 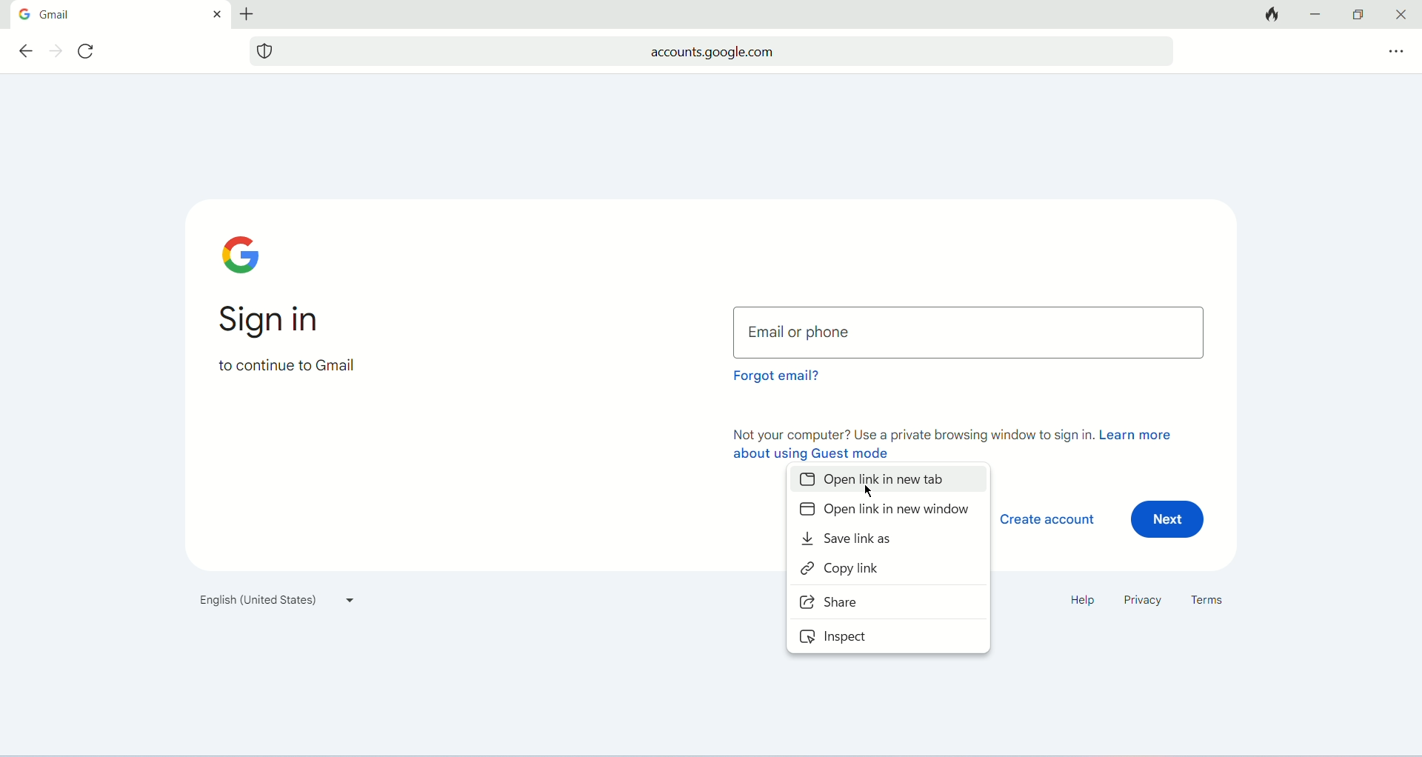 What do you see at coordinates (1141, 601) in the screenshot?
I see `privacy` at bounding box center [1141, 601].